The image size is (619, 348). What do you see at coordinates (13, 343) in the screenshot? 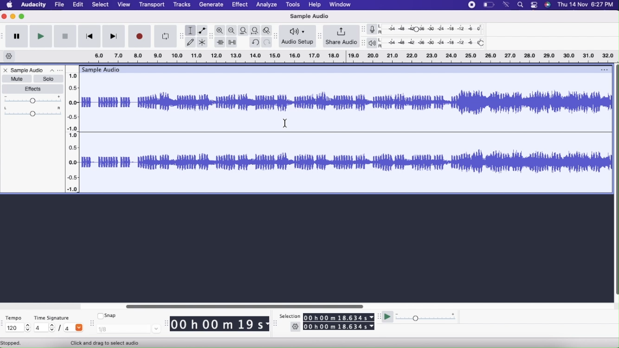
I see `Stopped` at bounding box center [13, 343].